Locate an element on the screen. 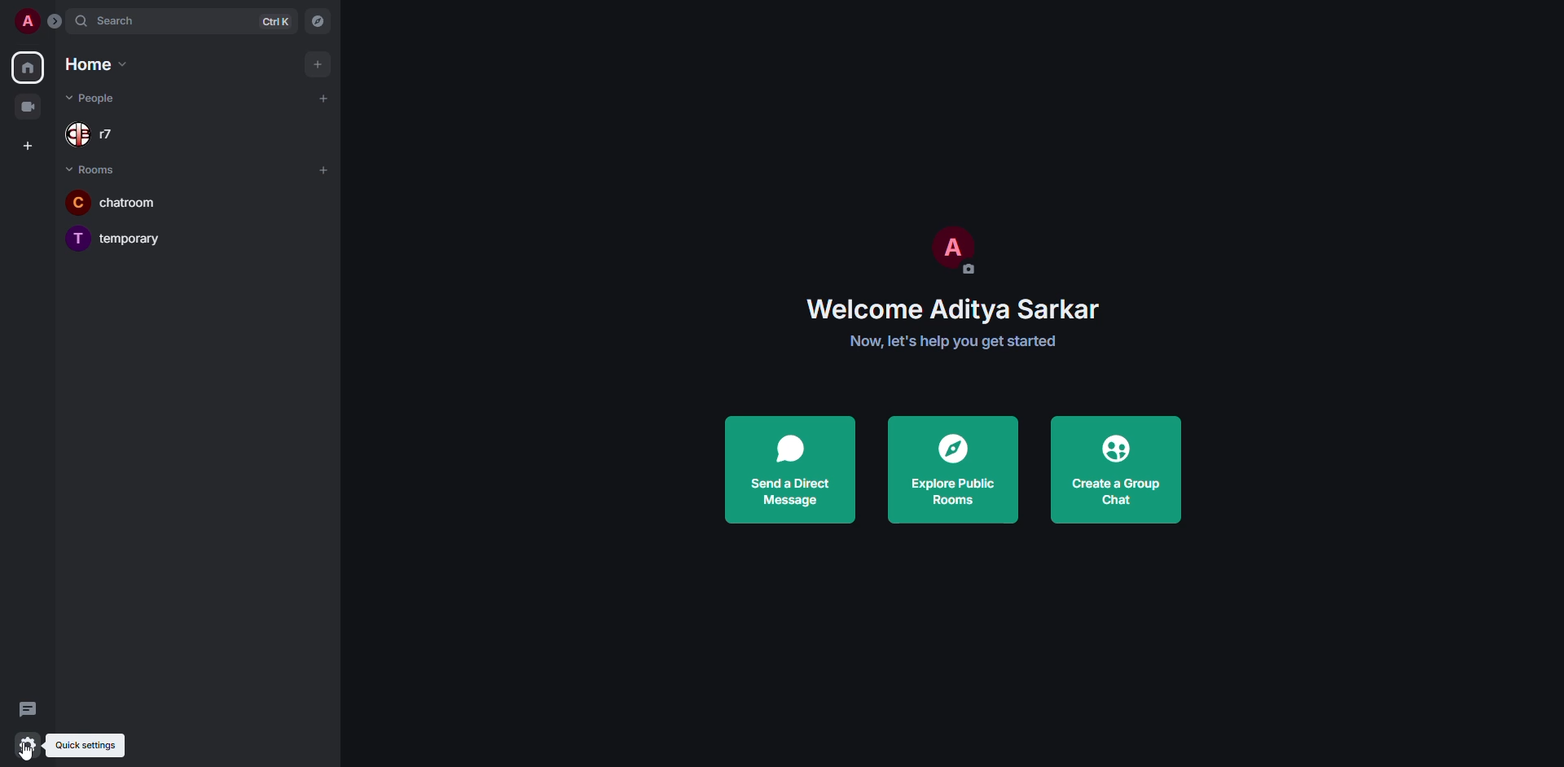  video room is located at coordinates (29, 106).